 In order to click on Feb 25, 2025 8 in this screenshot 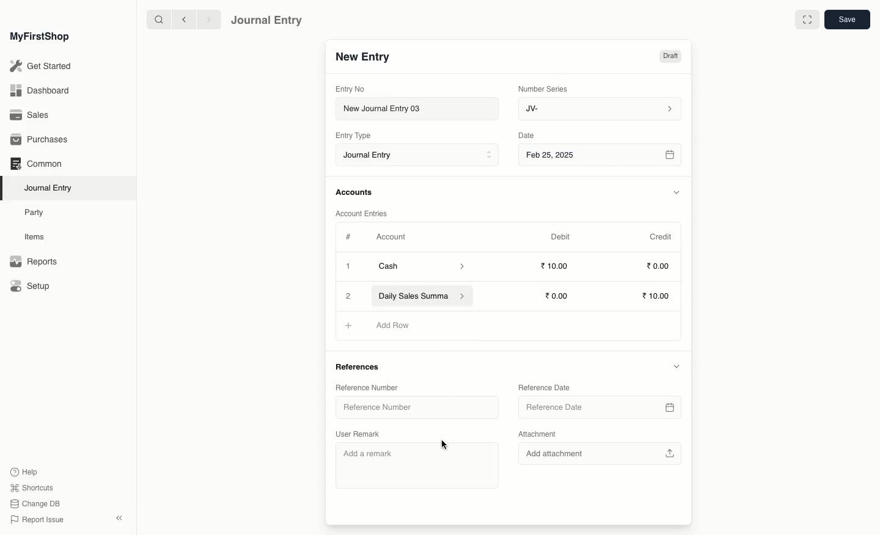, I will do `click(601, 155)`.